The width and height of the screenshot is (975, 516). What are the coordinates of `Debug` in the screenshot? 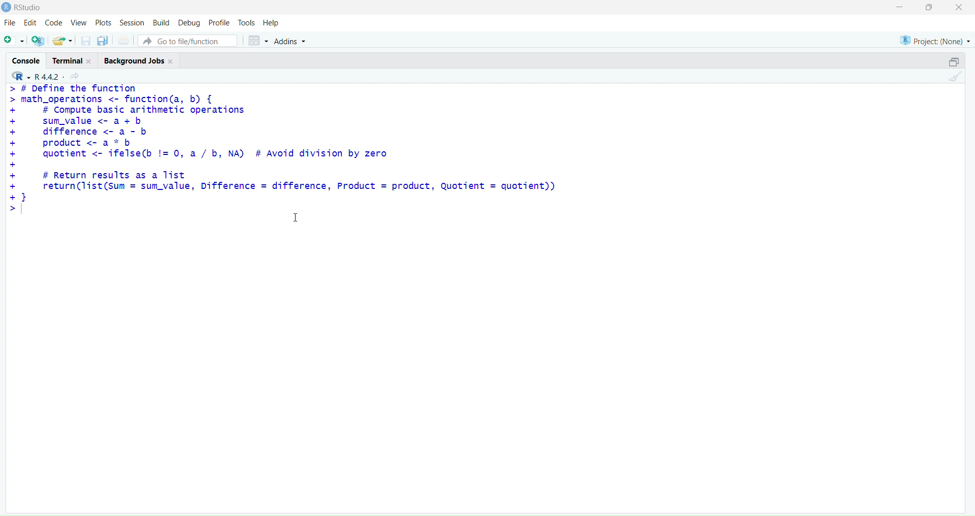 It's located at (188, 22).